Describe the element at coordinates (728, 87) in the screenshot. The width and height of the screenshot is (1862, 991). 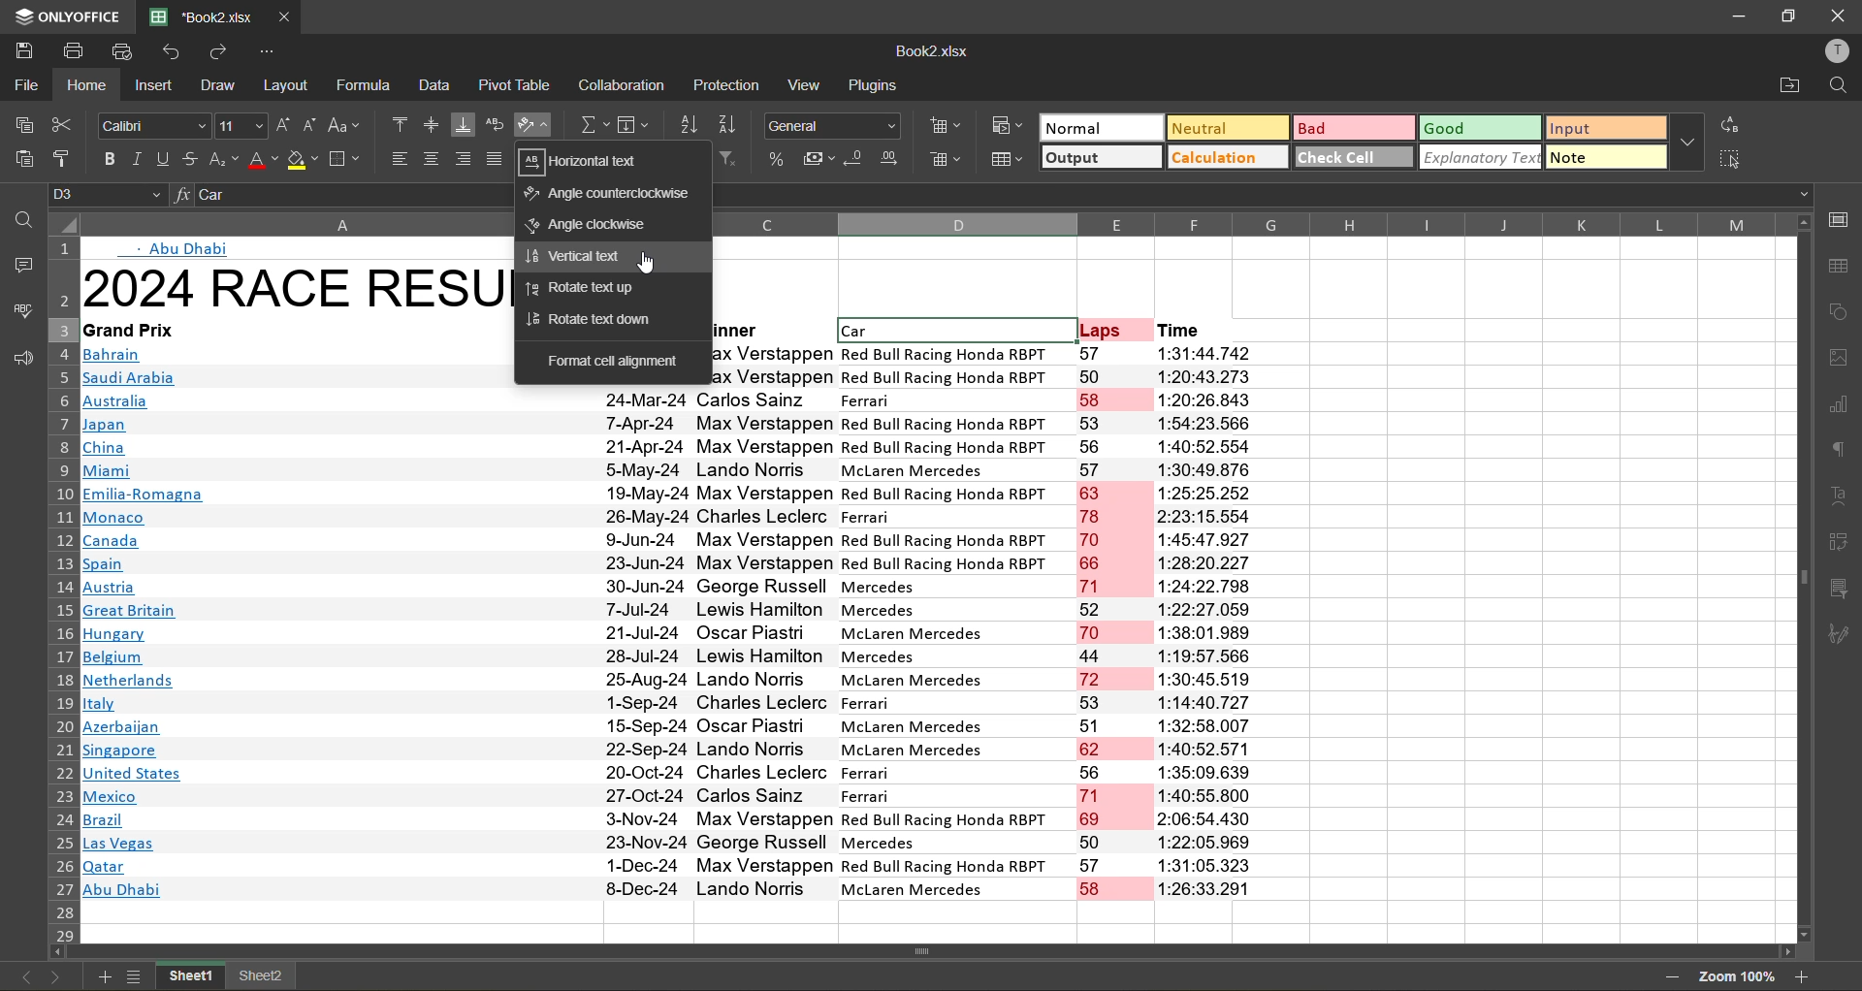
I see `protection` at that location.